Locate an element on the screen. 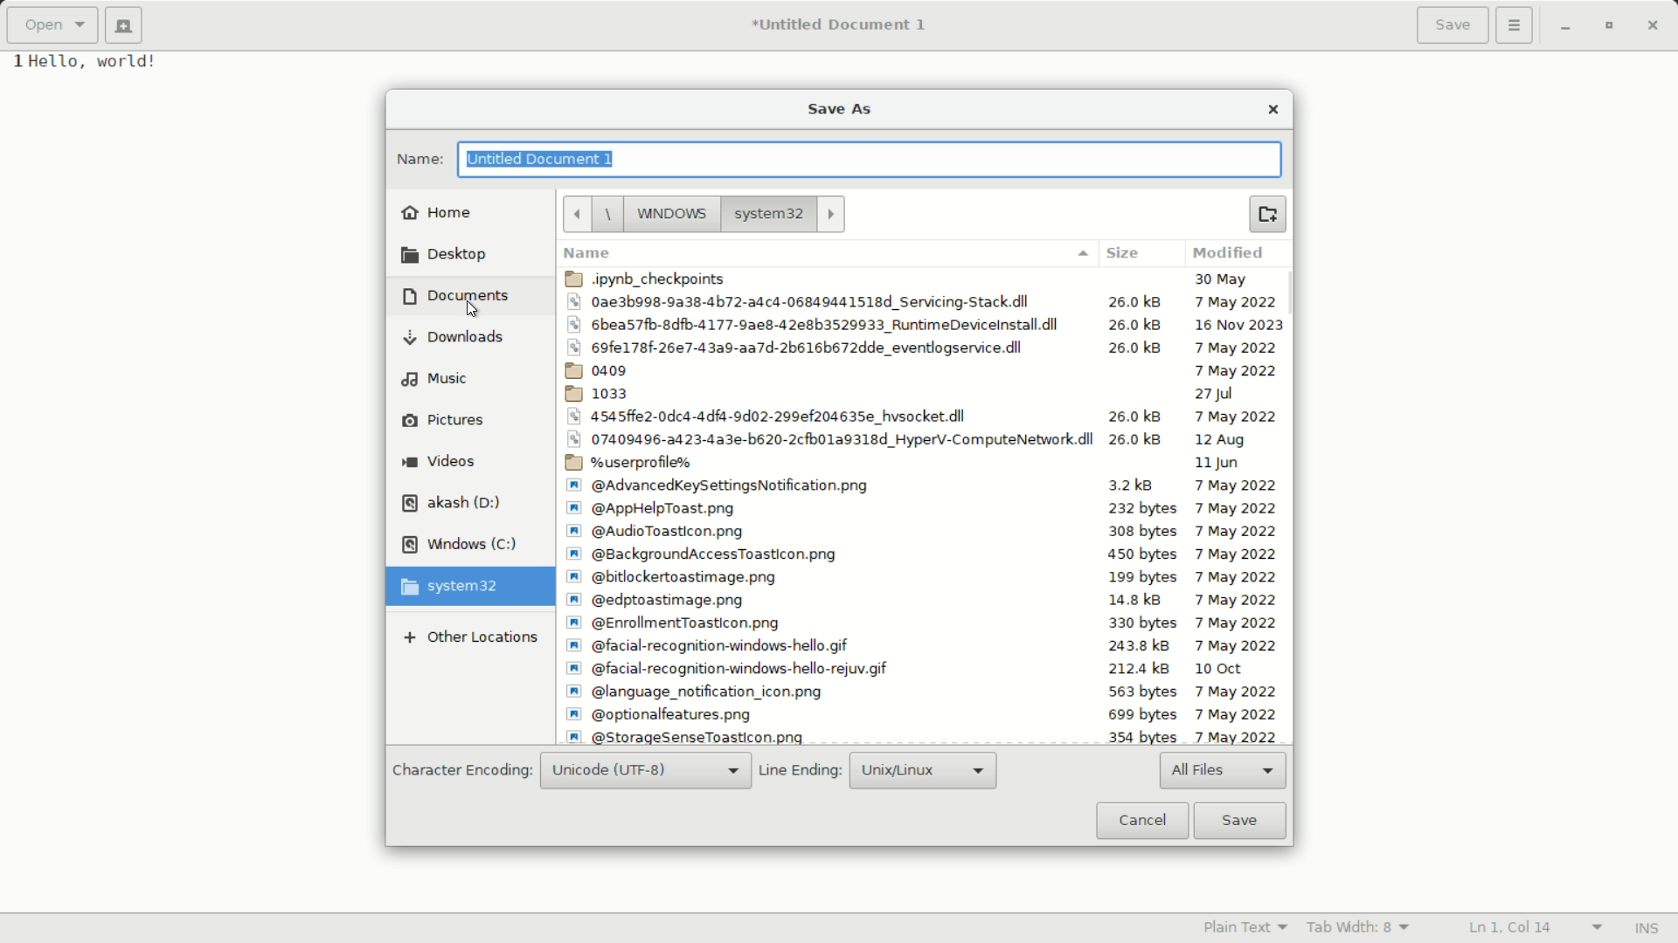  File is located at coordinates (923, 416).